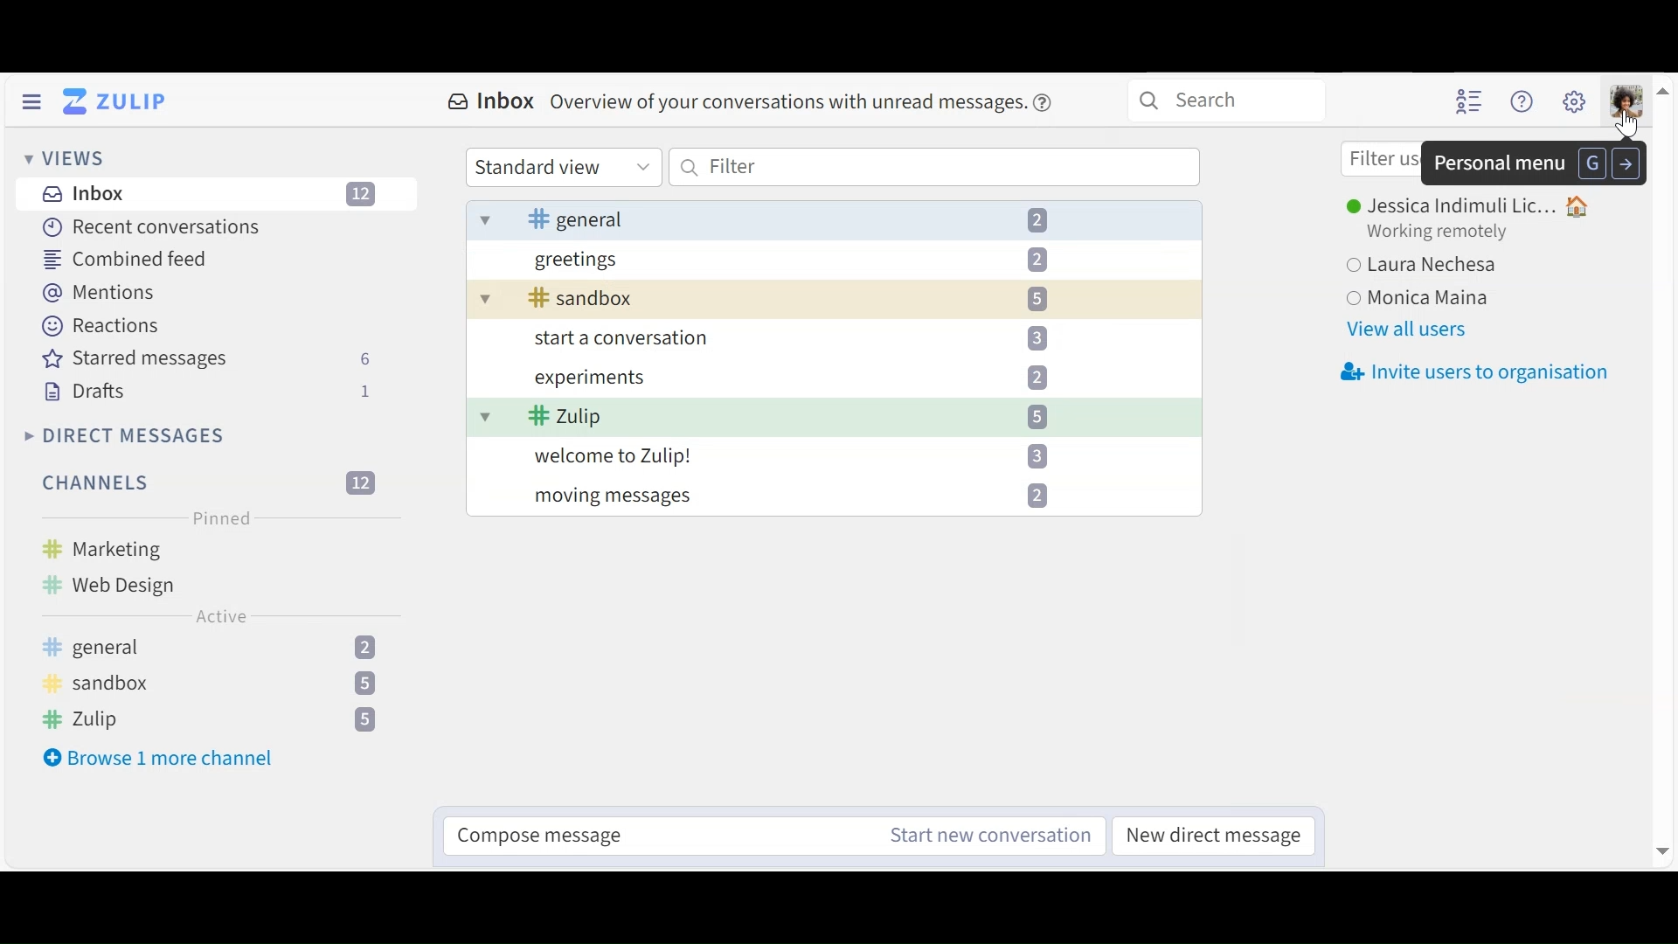  I want to click on # sandbox, so click(569, 300).